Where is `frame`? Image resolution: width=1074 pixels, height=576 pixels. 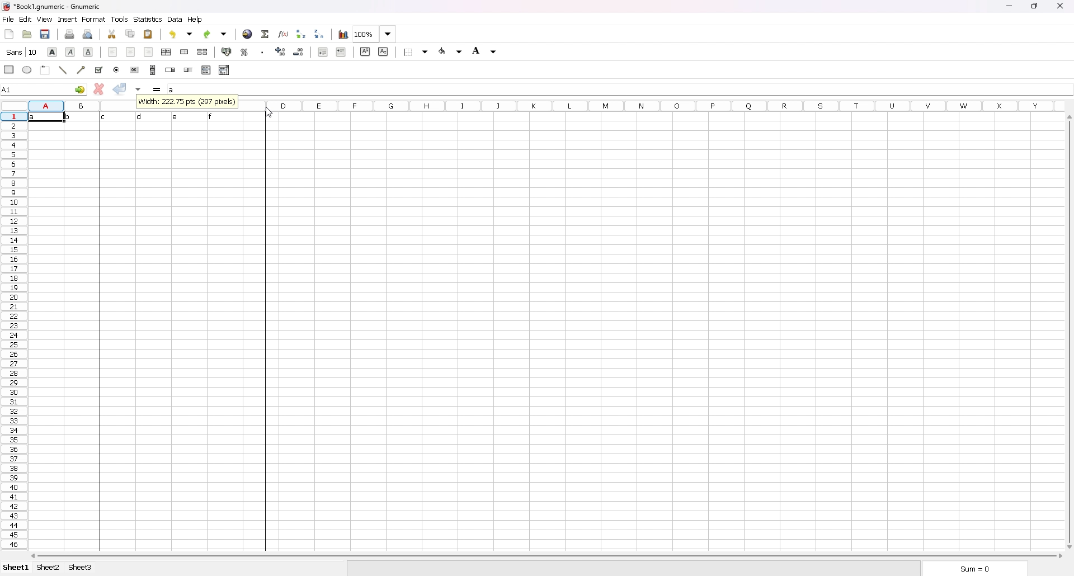 frame is located at coordinates (46, 69).